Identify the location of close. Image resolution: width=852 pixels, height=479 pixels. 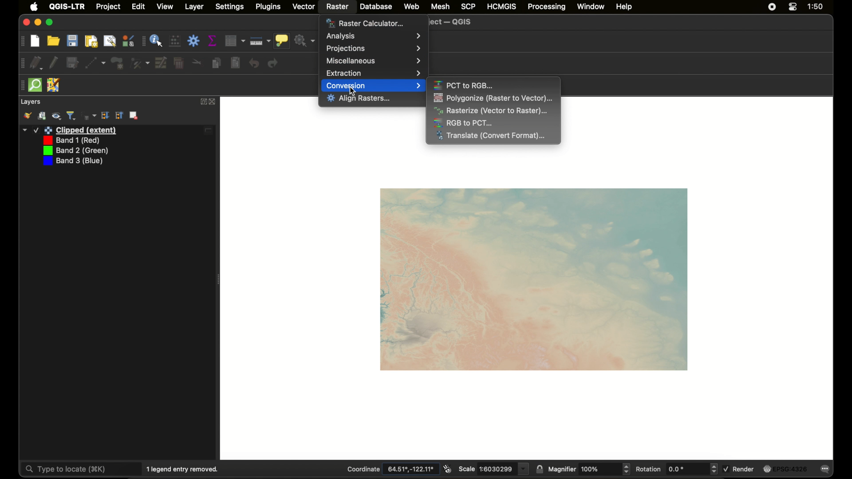
(214, 102).